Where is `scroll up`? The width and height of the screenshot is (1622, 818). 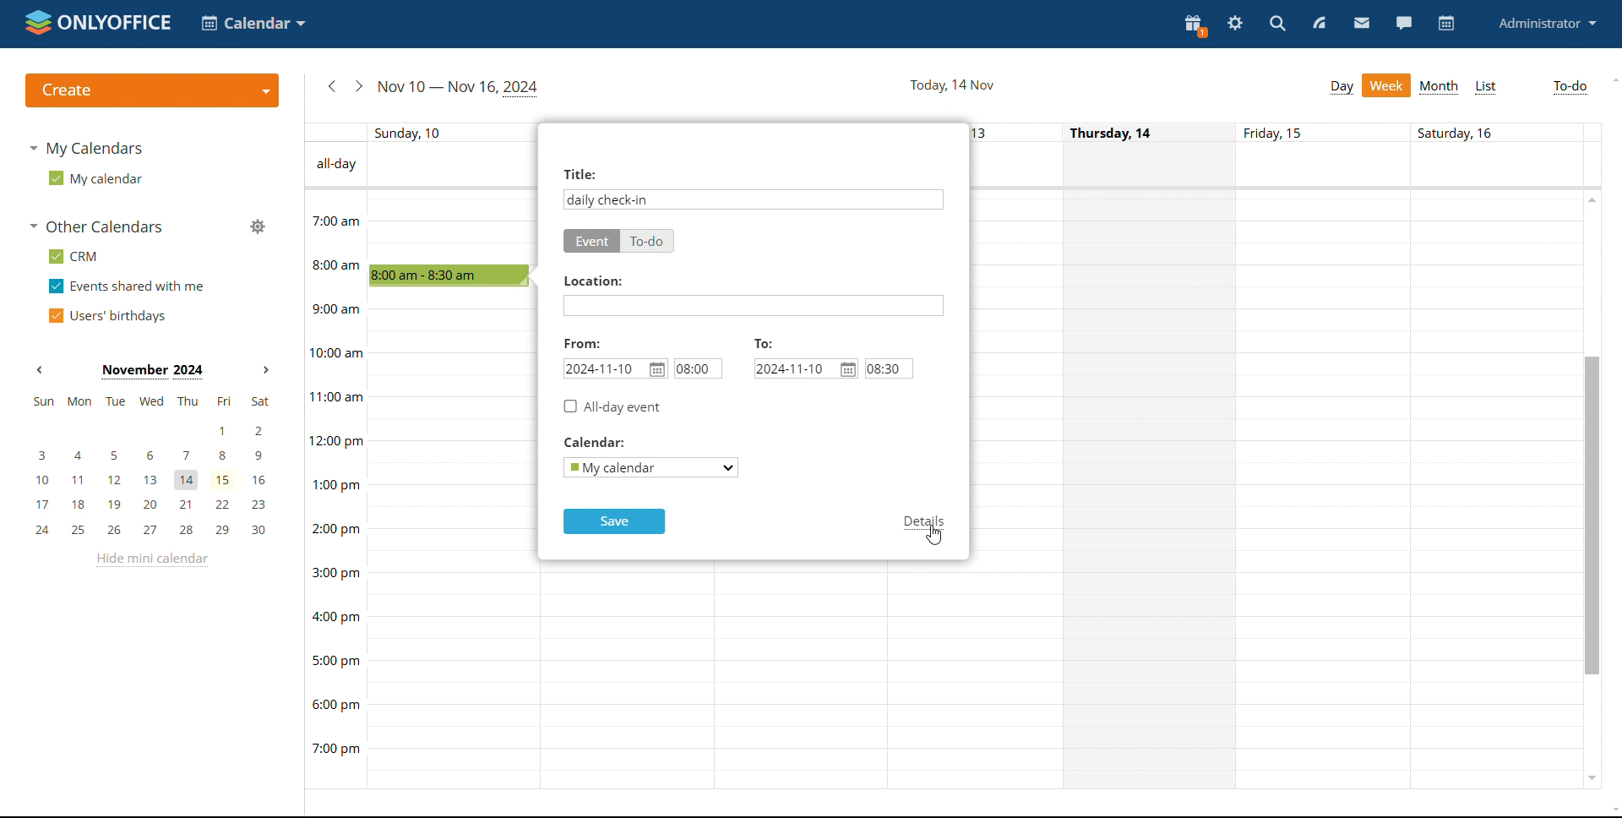 scroll up is located at coordinates (1591, 200).